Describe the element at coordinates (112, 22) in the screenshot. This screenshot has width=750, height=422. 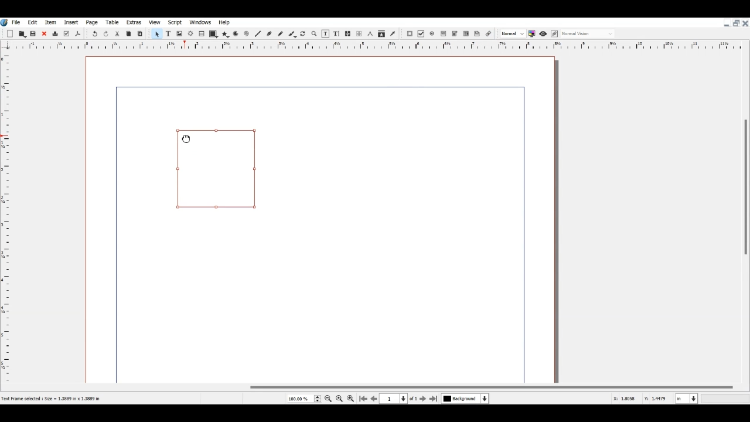
I see `Table` at that location.